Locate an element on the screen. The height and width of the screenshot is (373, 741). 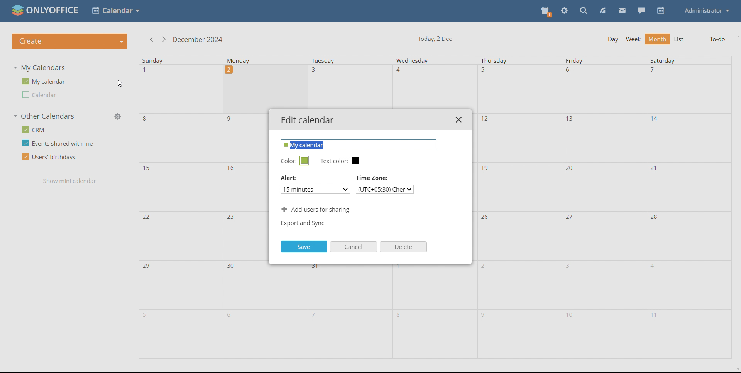
week view is located at coordinates (633, 40).